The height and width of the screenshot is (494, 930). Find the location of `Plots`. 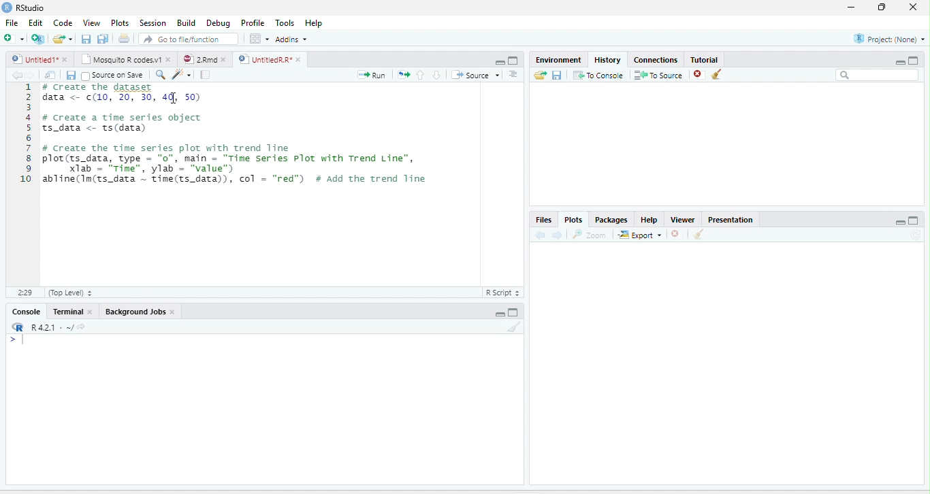

Plots is located at coordinates (573, 220).